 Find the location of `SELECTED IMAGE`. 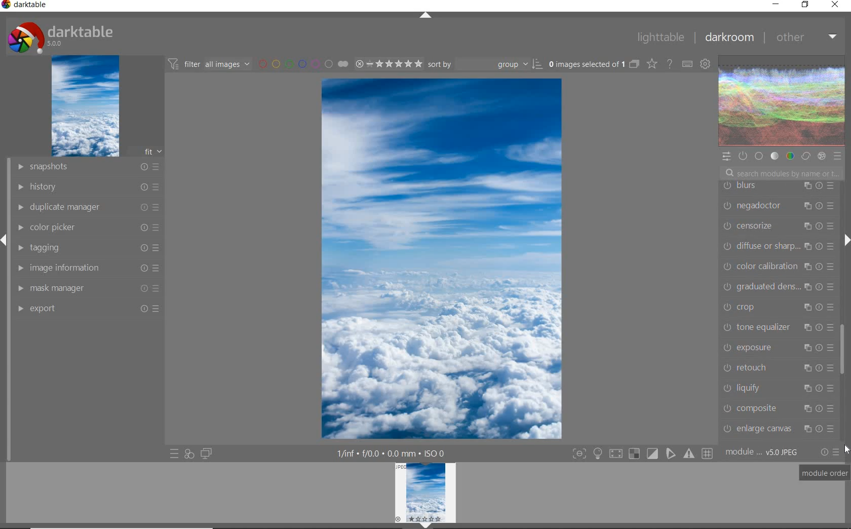

SELECTED IMAGE is located at coordinates (442, 258).